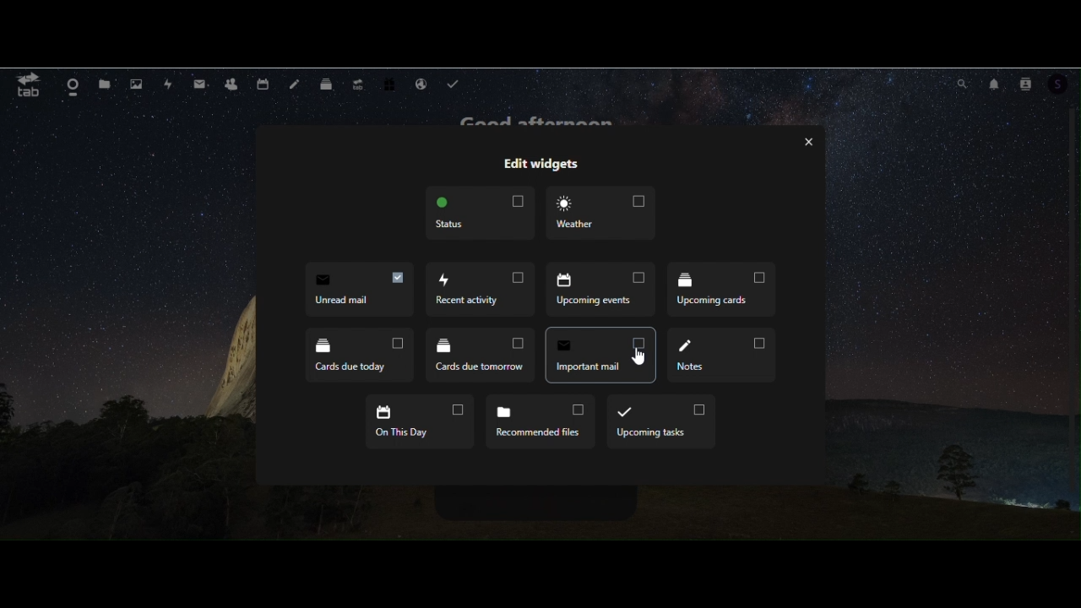  What do you see at coordinates (294, 83) in the screenshot?
I see `notes` at bounding box center [294, 83].